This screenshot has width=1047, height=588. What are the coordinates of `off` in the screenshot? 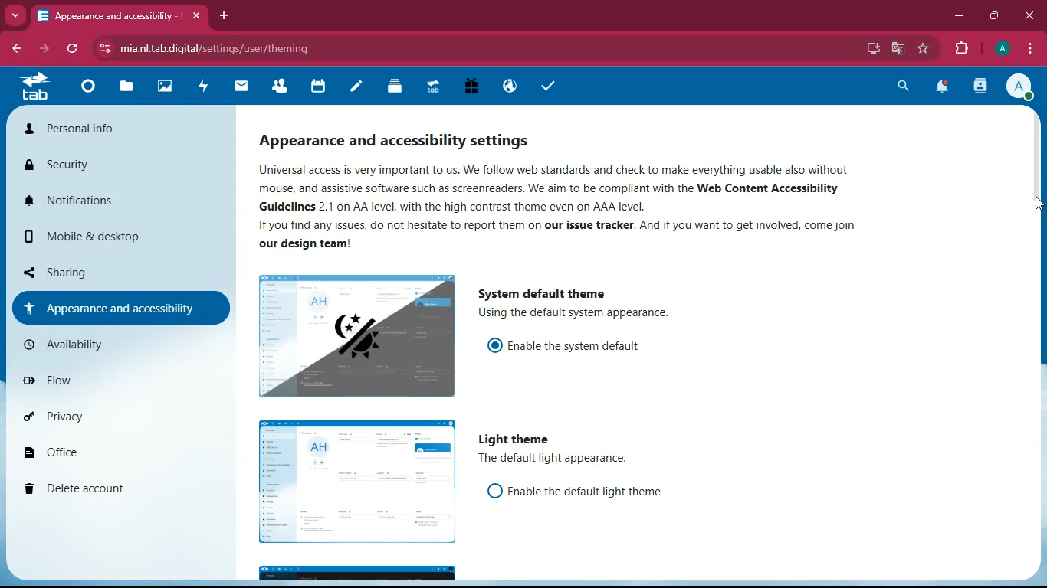 It's located at (496, 492).